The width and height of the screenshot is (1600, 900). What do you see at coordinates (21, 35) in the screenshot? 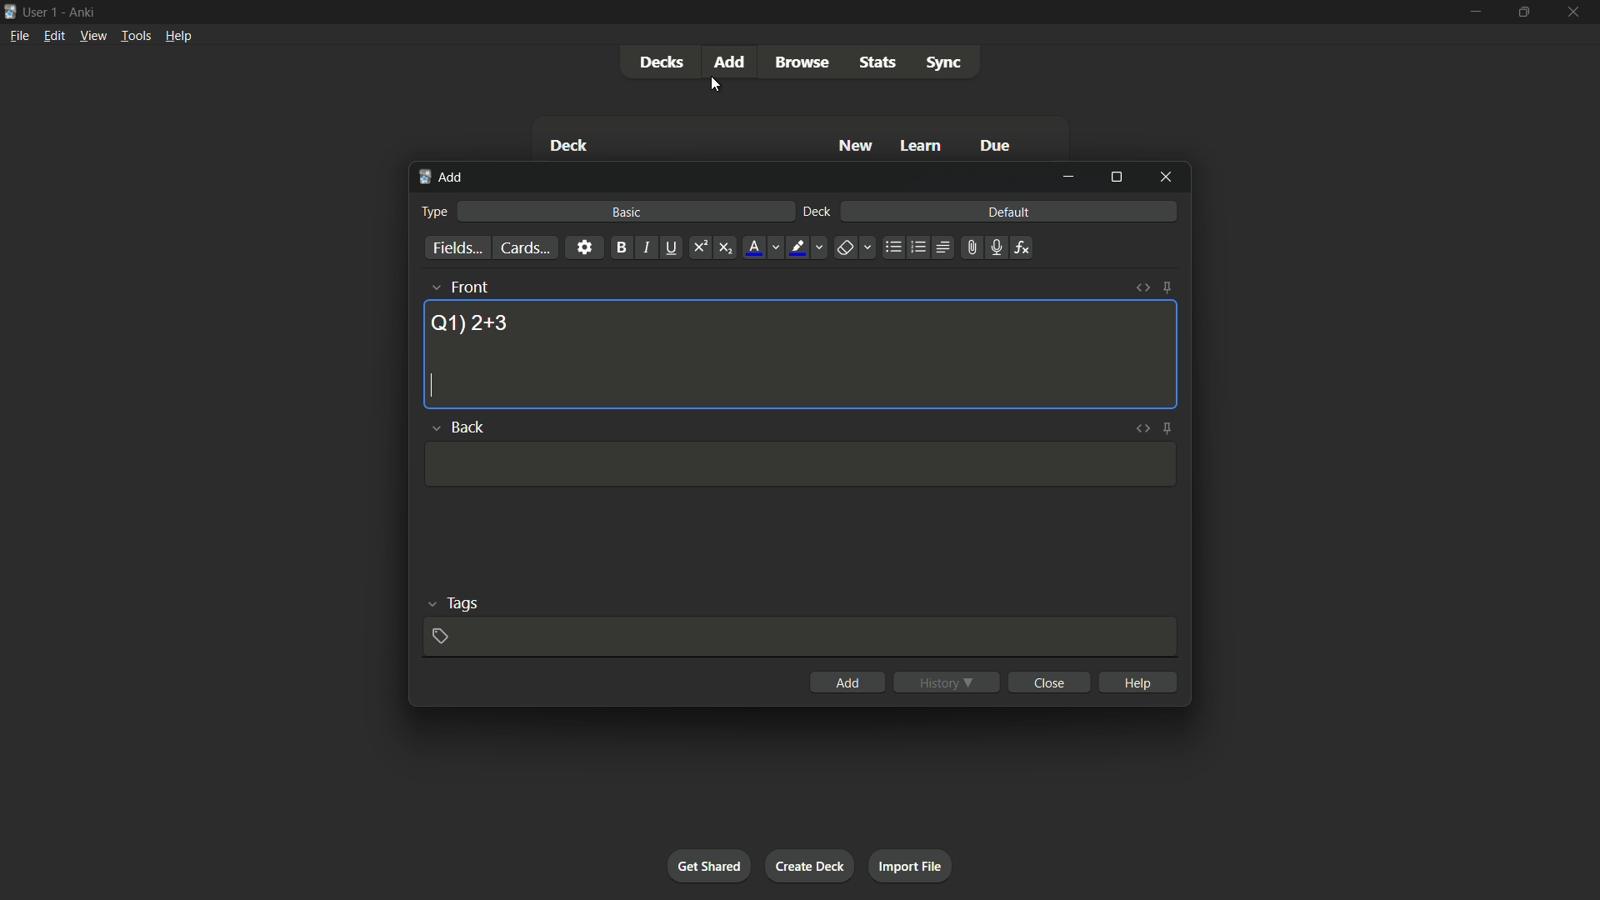
I see `file menu` at bounding box center [21, 35].